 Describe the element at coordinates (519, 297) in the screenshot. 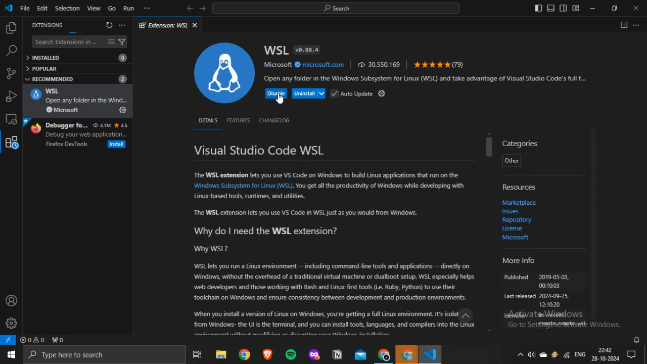

I see `Last released` at that location.